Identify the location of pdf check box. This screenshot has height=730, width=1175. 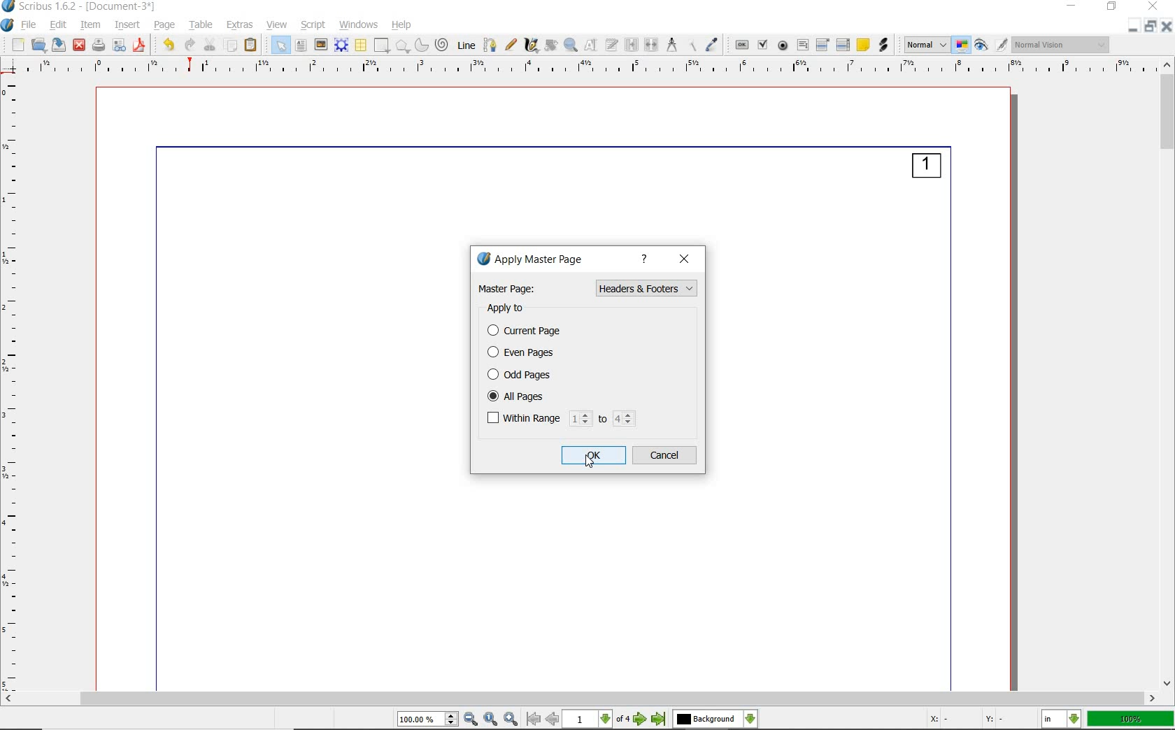
(764, 45).